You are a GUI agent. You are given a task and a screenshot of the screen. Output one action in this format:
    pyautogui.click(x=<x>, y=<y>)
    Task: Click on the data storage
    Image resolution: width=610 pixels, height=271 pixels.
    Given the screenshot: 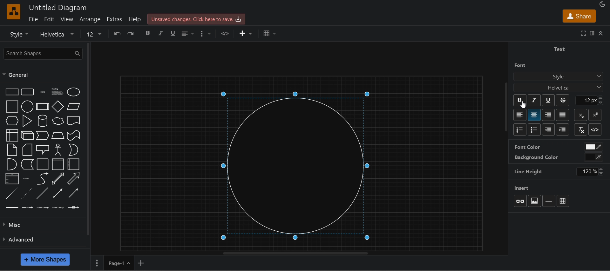 What is the action you would take?
    pyautogui.click(x=28, y=165)
    